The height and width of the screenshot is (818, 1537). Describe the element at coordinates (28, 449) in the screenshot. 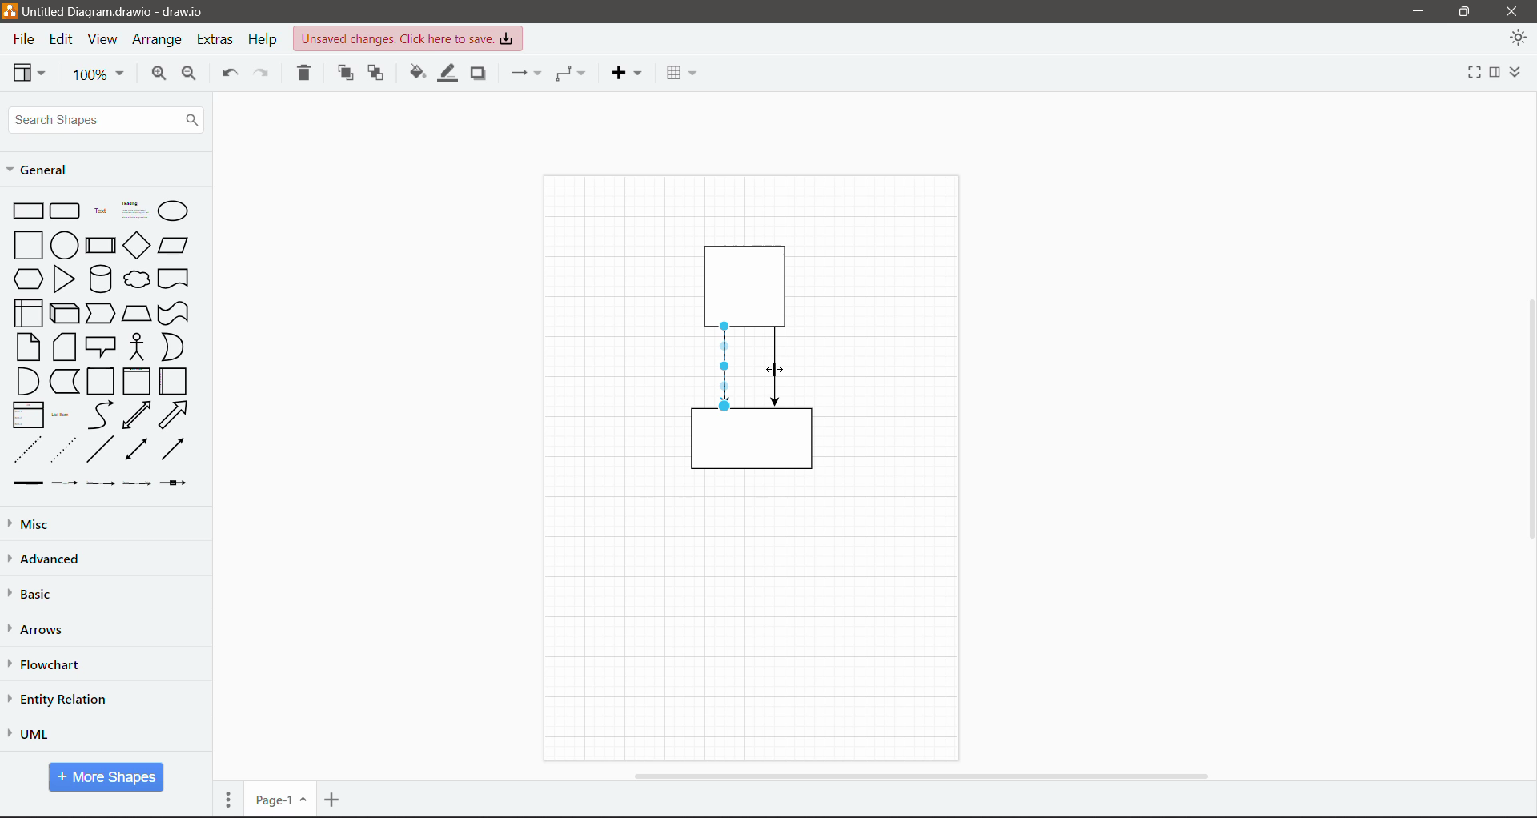

I see `dashed line` at that location.